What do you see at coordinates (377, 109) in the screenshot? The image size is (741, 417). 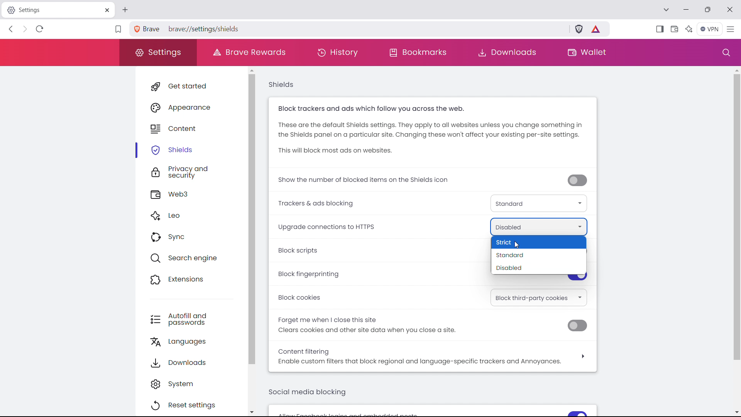 I see `Block trackers and ads which follow you across the web.` at bounding box center [377, 109].